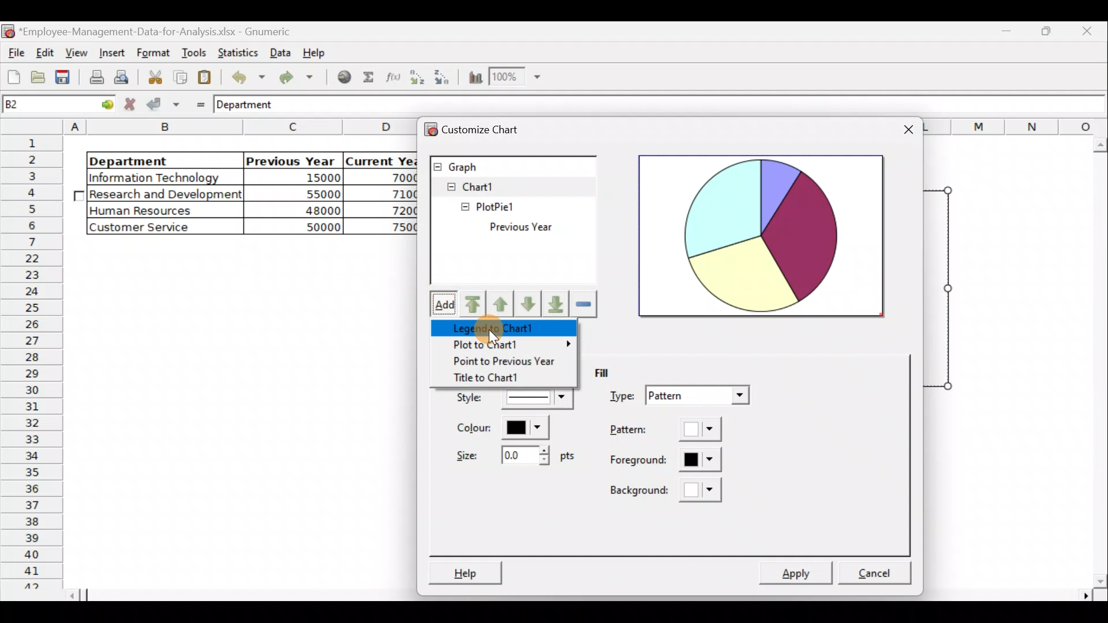 The image size is (1108, 623). What do you see at coordinates (238, 52) in the screenshot?
I see `Statistics` at bounding box center [238, 52].